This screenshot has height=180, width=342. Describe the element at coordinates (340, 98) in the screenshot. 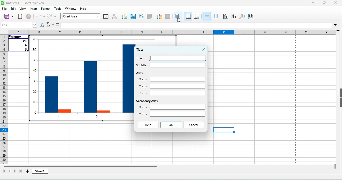

I see `height` at that location.